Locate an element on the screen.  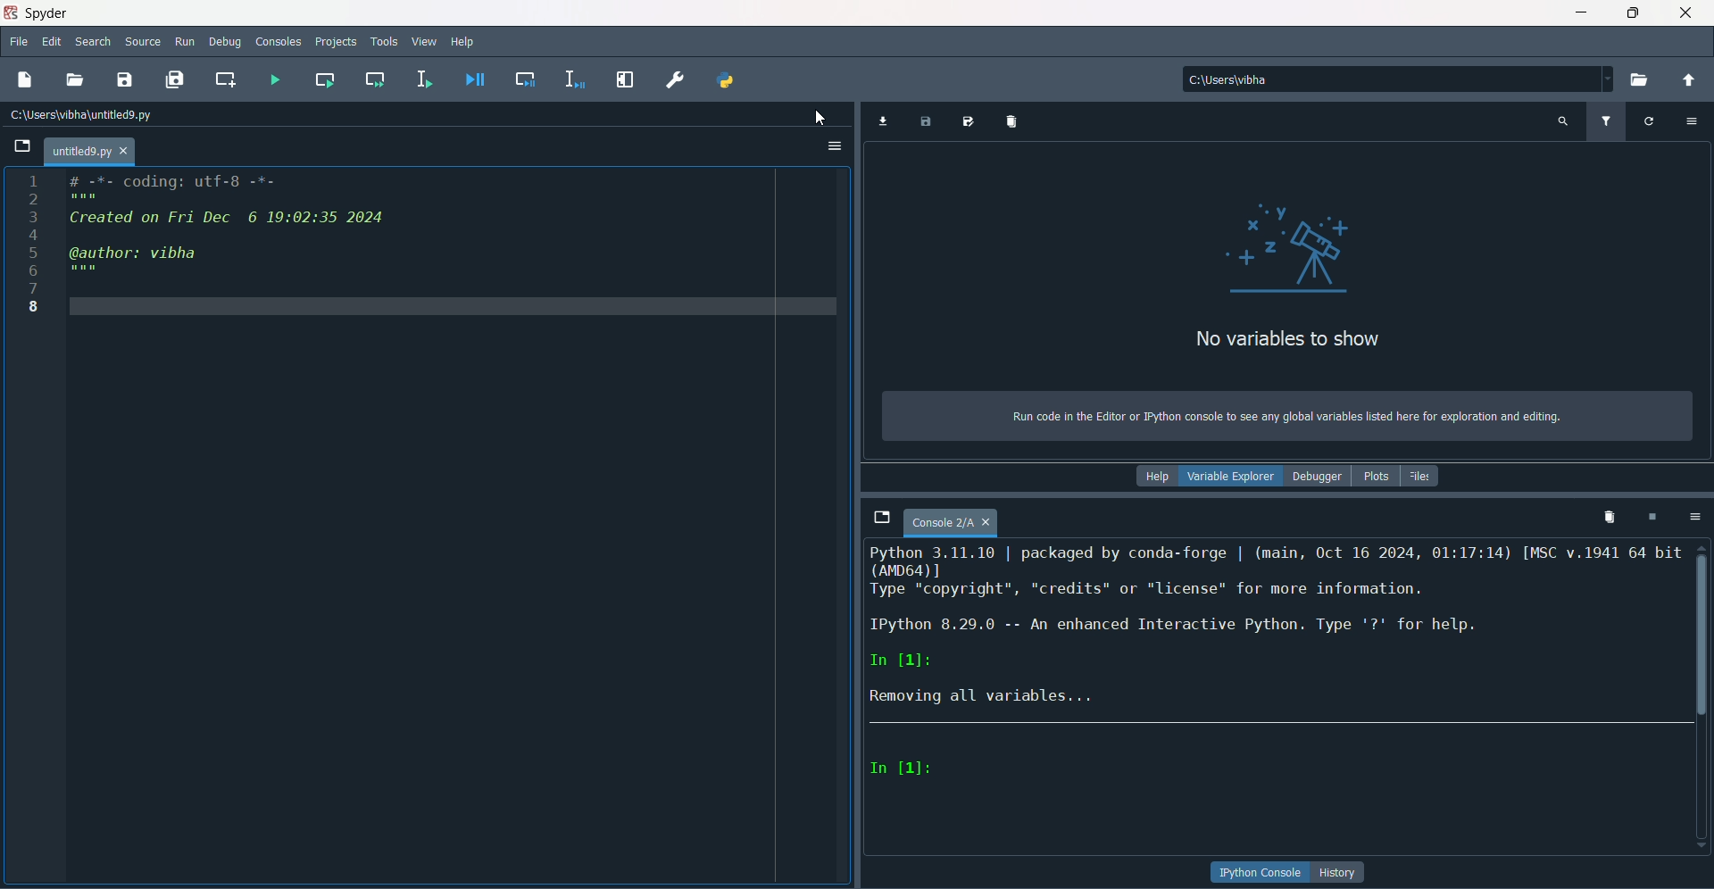
pythonpath manager is located at coordinates (728, 82).